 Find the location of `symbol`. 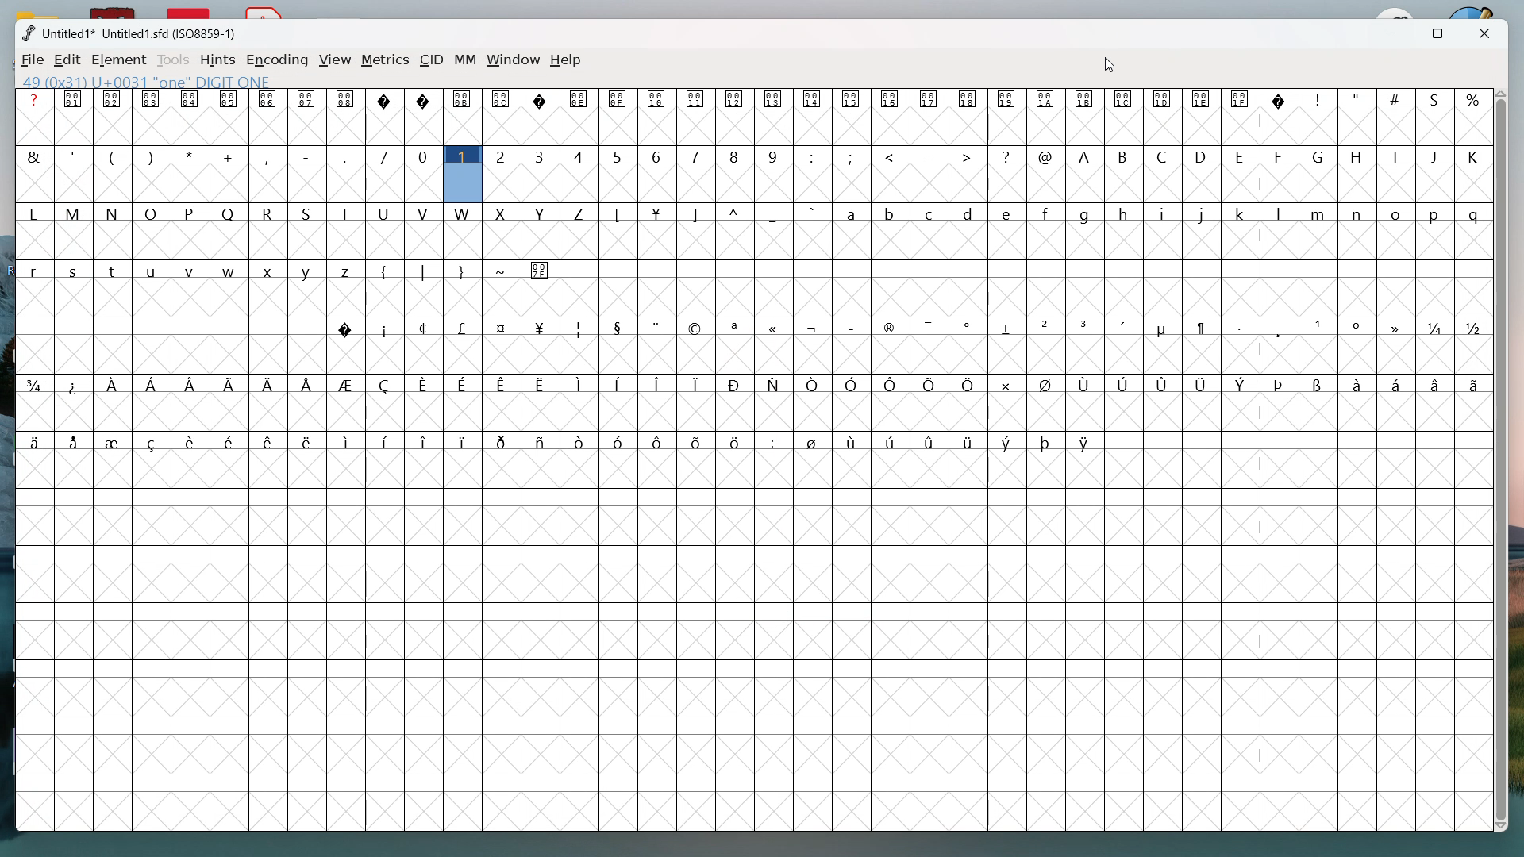

symbol is located at coordinates (891, 443).